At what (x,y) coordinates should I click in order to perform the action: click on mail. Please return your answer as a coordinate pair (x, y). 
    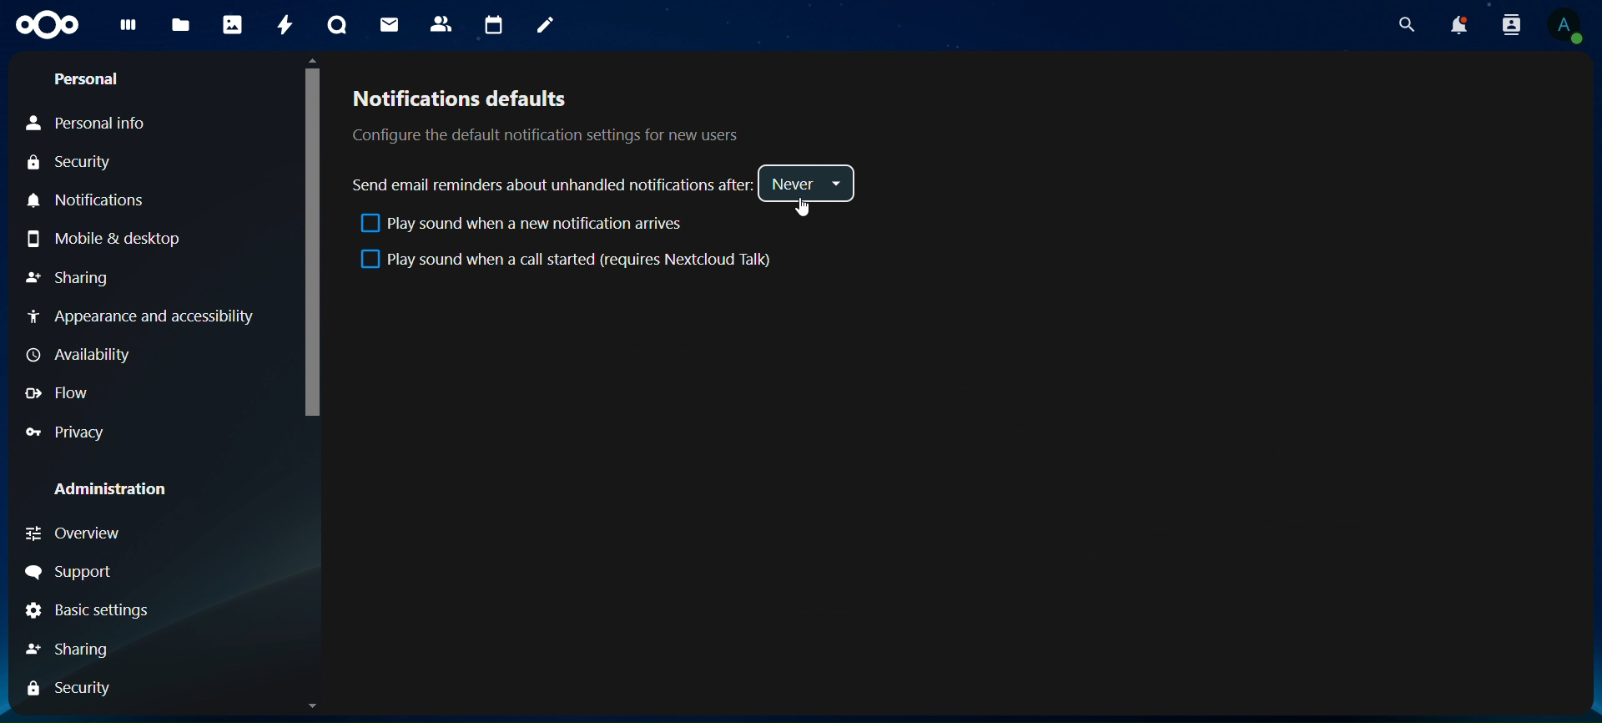
    Looking at the image, I should click on (391, 23).